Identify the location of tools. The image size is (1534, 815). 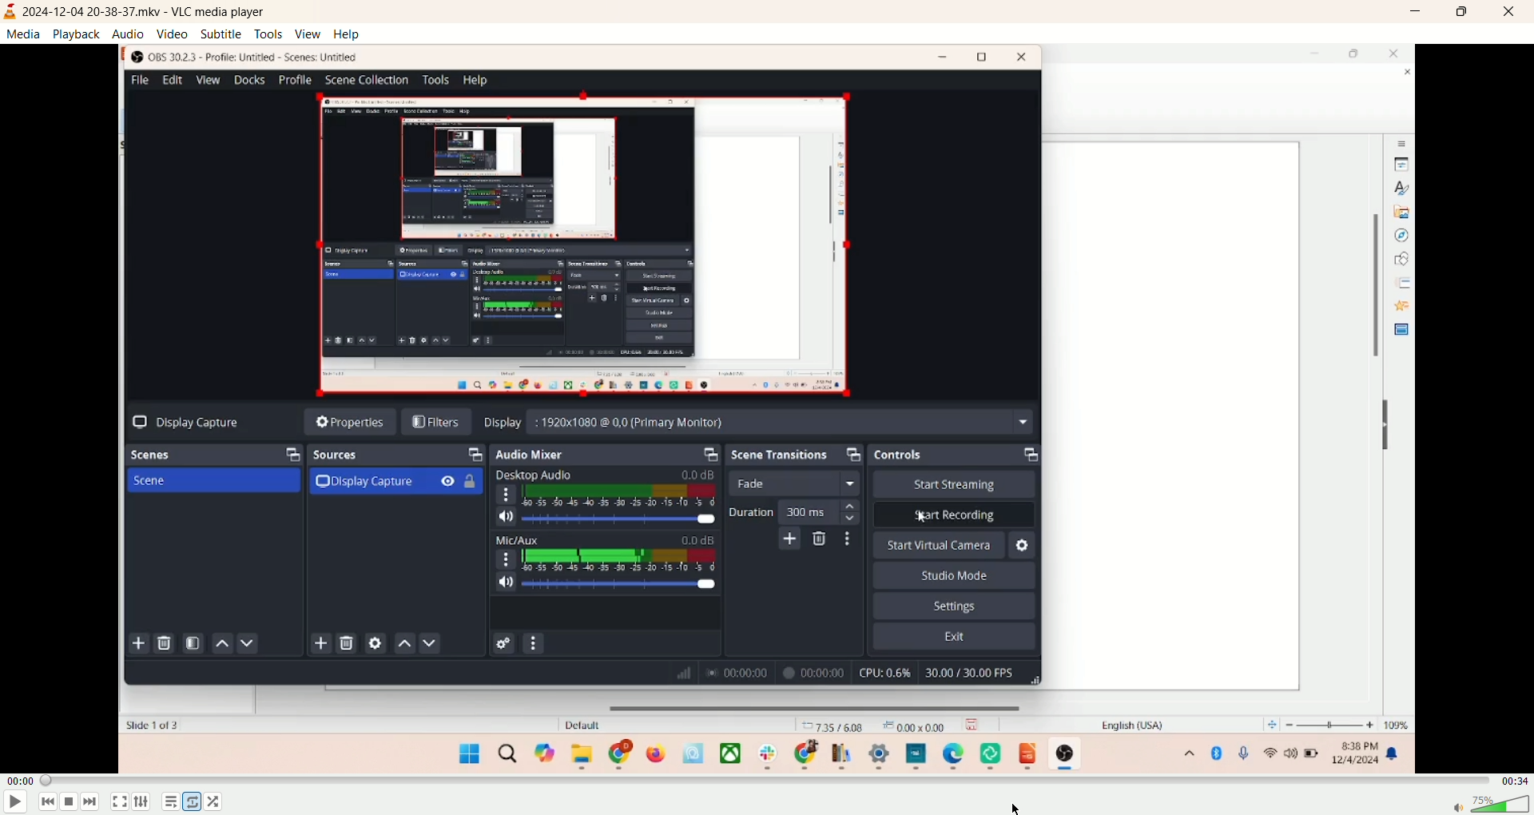
(269, 34).